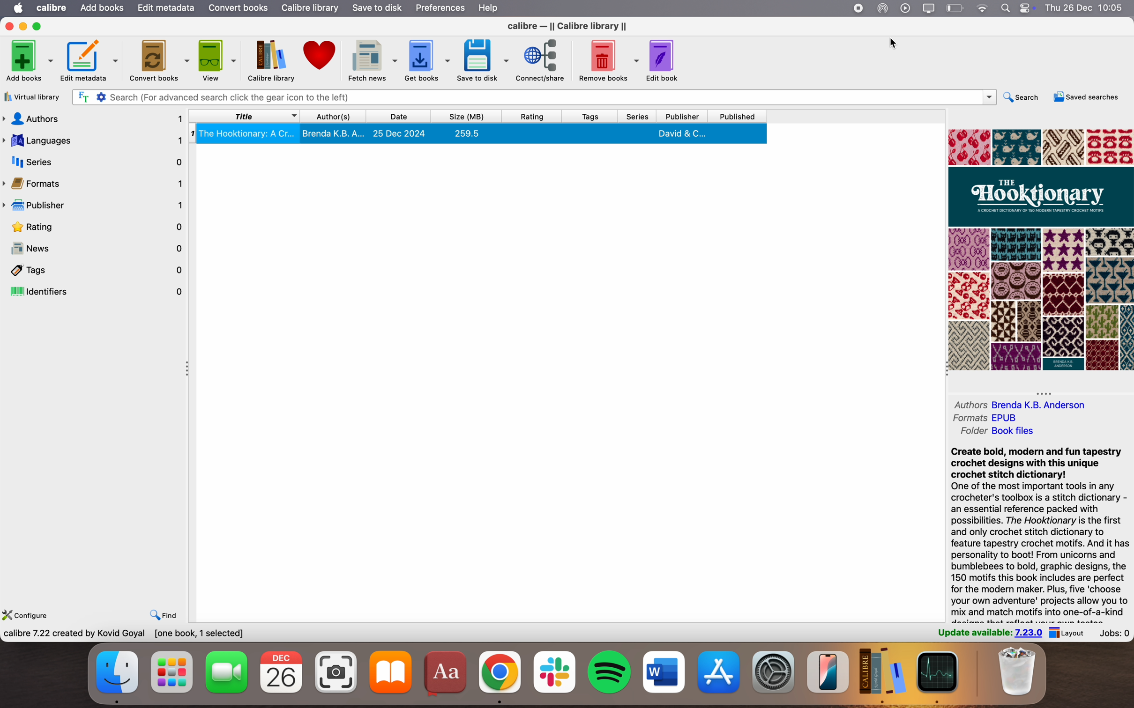 The image size is (1134, 708). I want to click on wifi, so click(981, 7).